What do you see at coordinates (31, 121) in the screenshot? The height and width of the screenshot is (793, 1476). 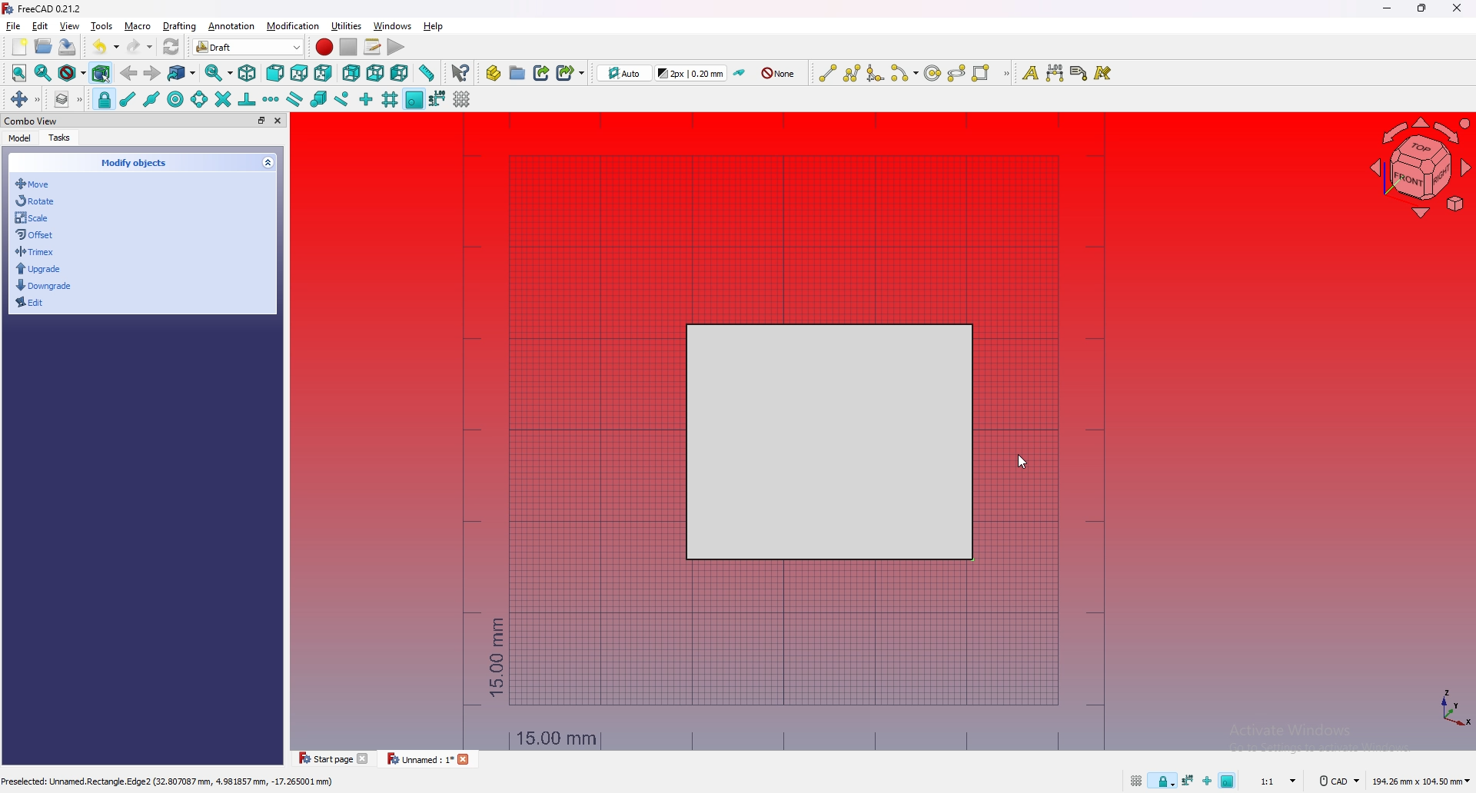 I see `combo view` at bounding box center [31, 121].